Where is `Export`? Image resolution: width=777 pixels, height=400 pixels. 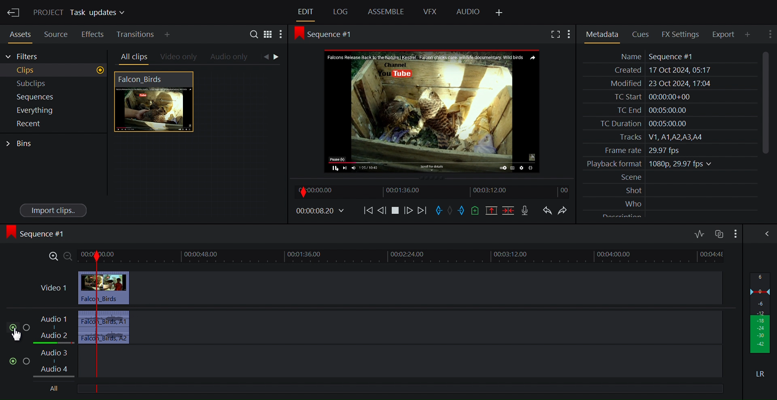
Export is located at coordinates (726, 34).